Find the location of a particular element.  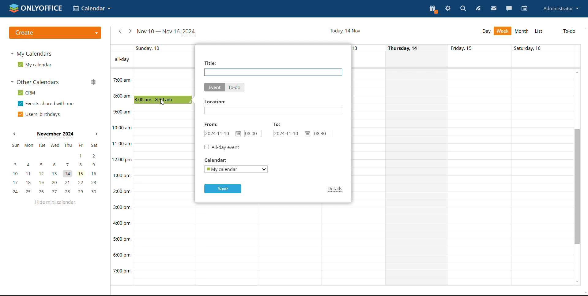

previous week is located at coordinates (119, 31).